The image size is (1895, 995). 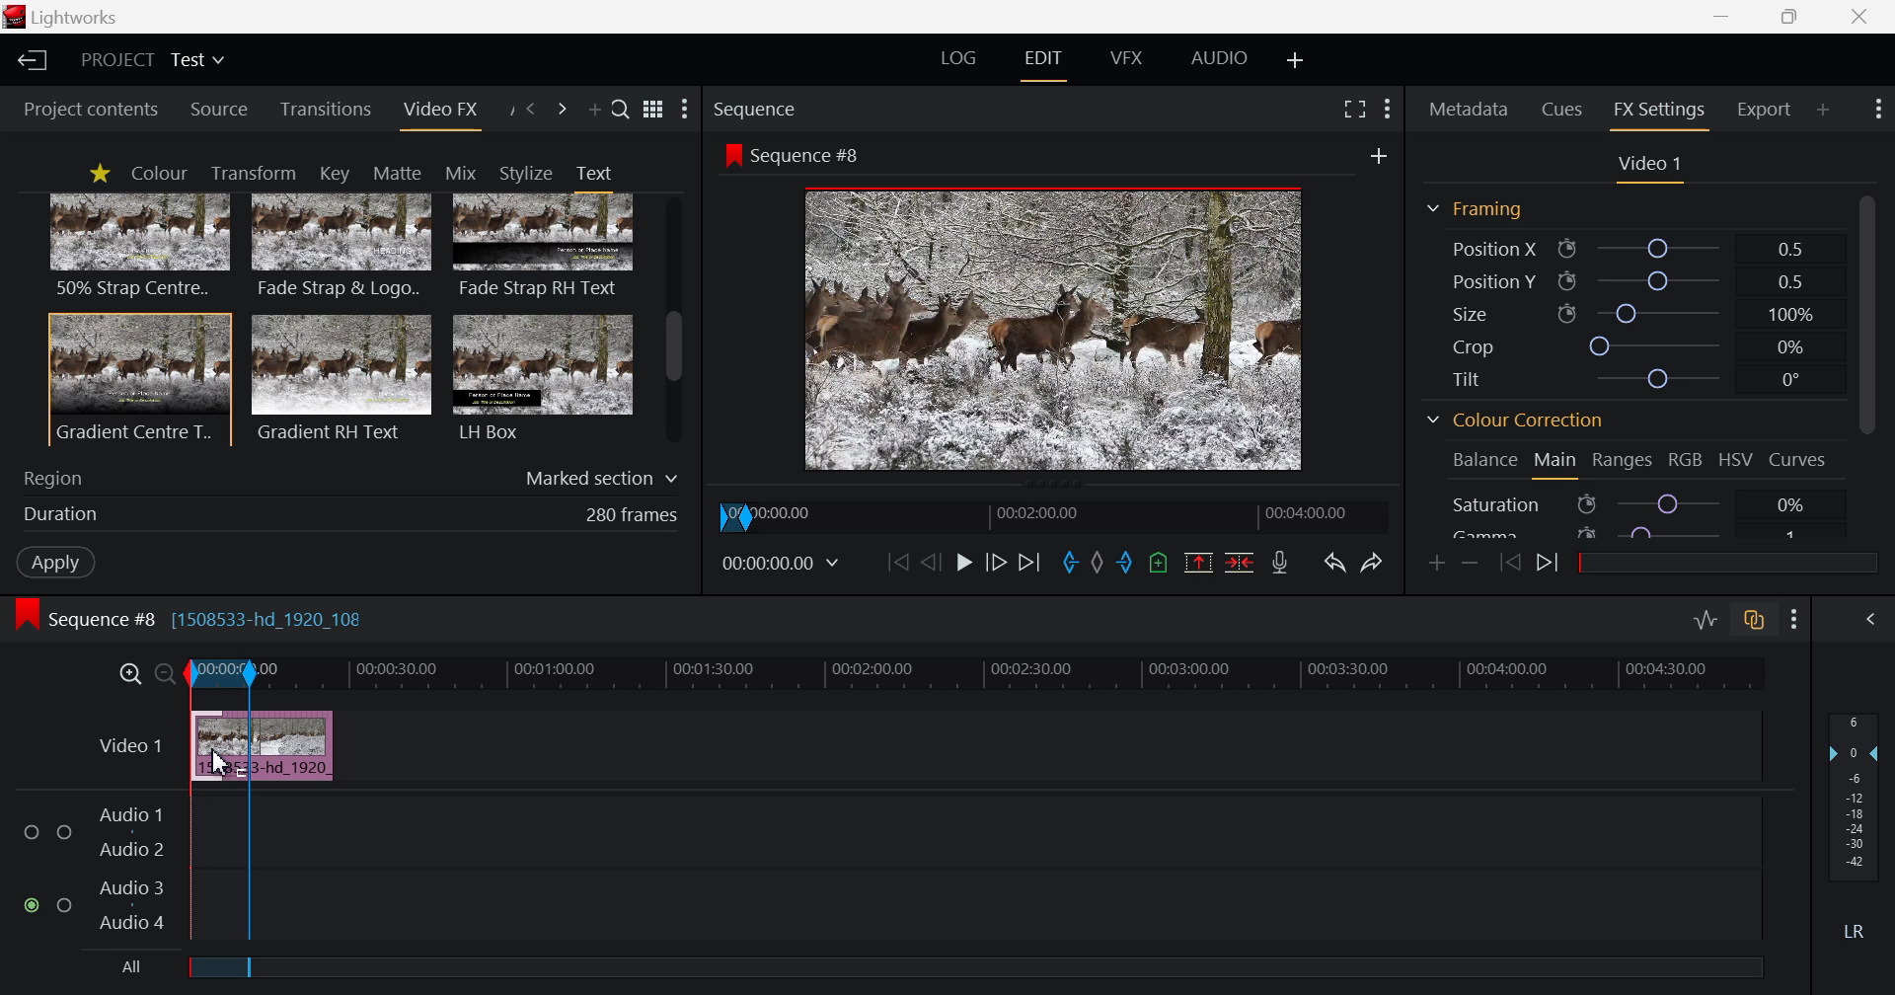 What do you see at coordinates (961, 61) in the screenshot?
I see `LOG Layout` at bounding box center [961, 61].